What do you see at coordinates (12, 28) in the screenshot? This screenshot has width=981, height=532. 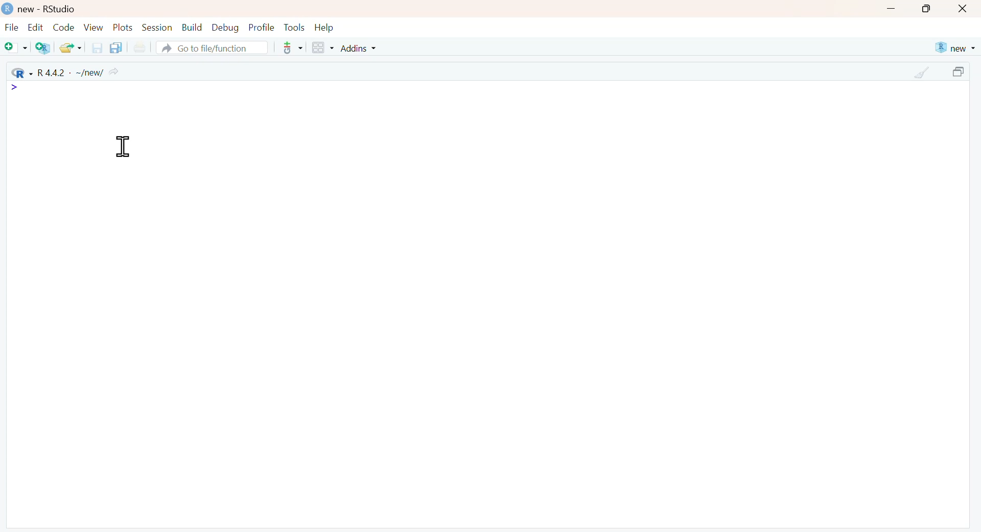 I see `File` at bounding box center [12, 28].